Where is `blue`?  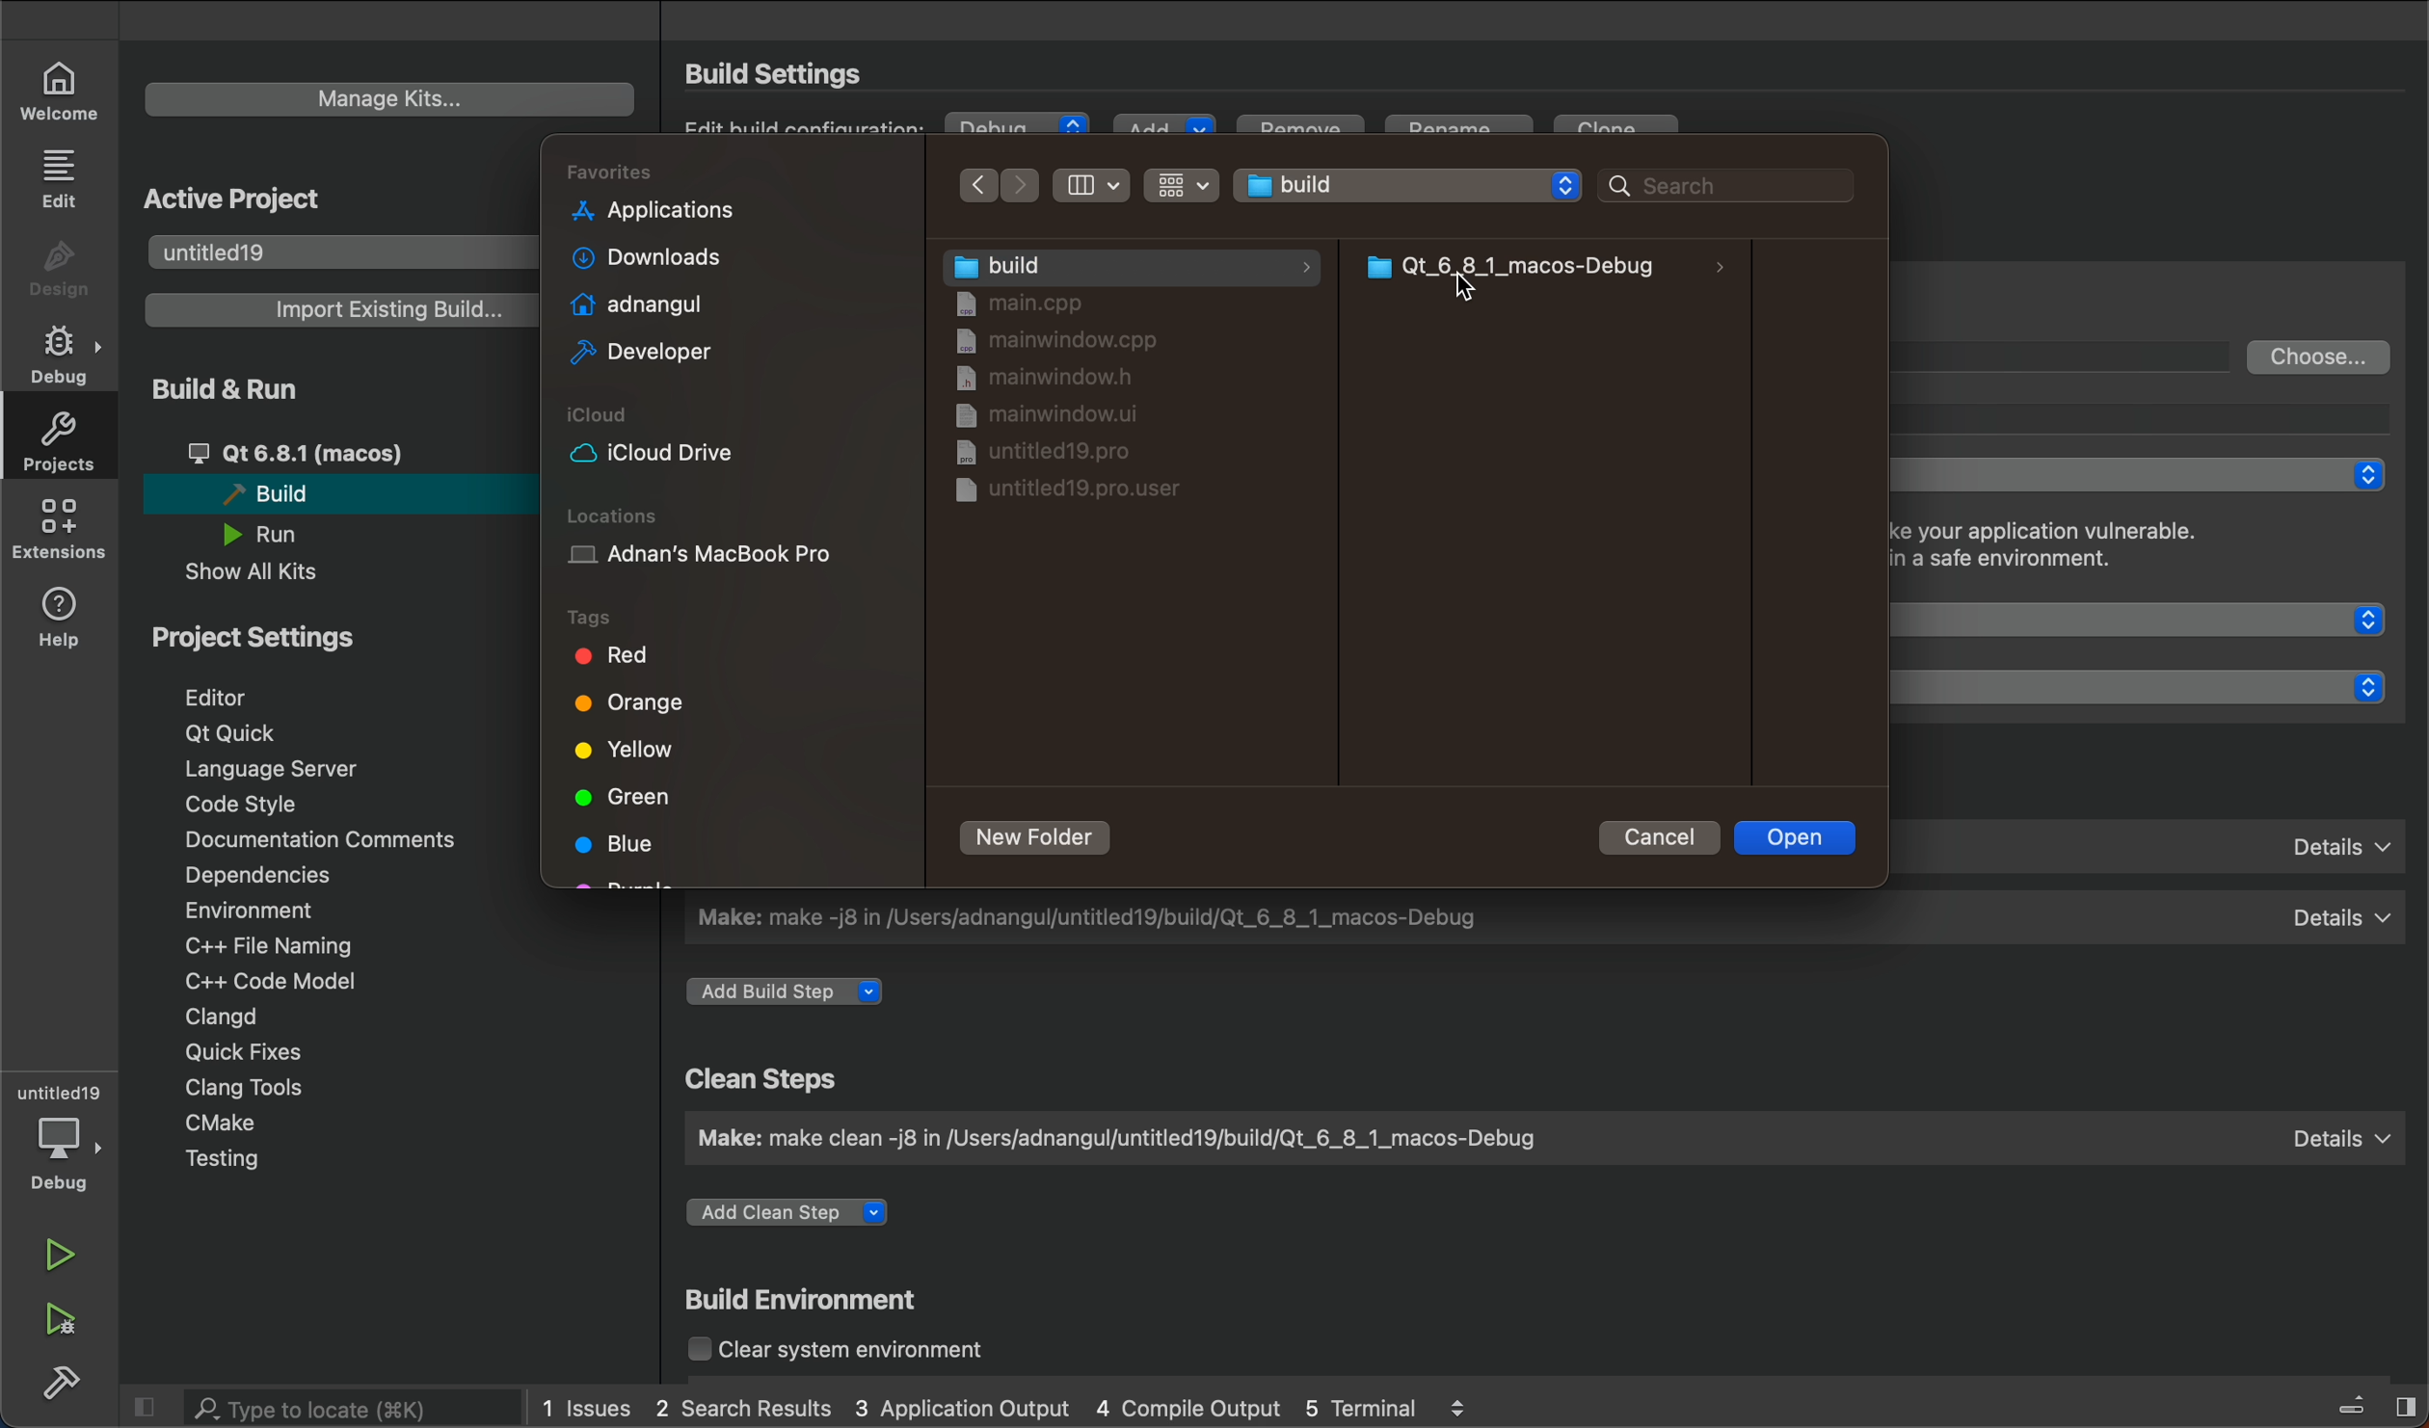
blue is located at coordinates (621, 846).